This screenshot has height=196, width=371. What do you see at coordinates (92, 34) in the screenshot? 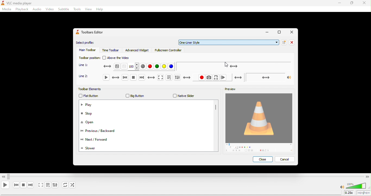
I see `toolbars editor` at bounding box center [92, 34].